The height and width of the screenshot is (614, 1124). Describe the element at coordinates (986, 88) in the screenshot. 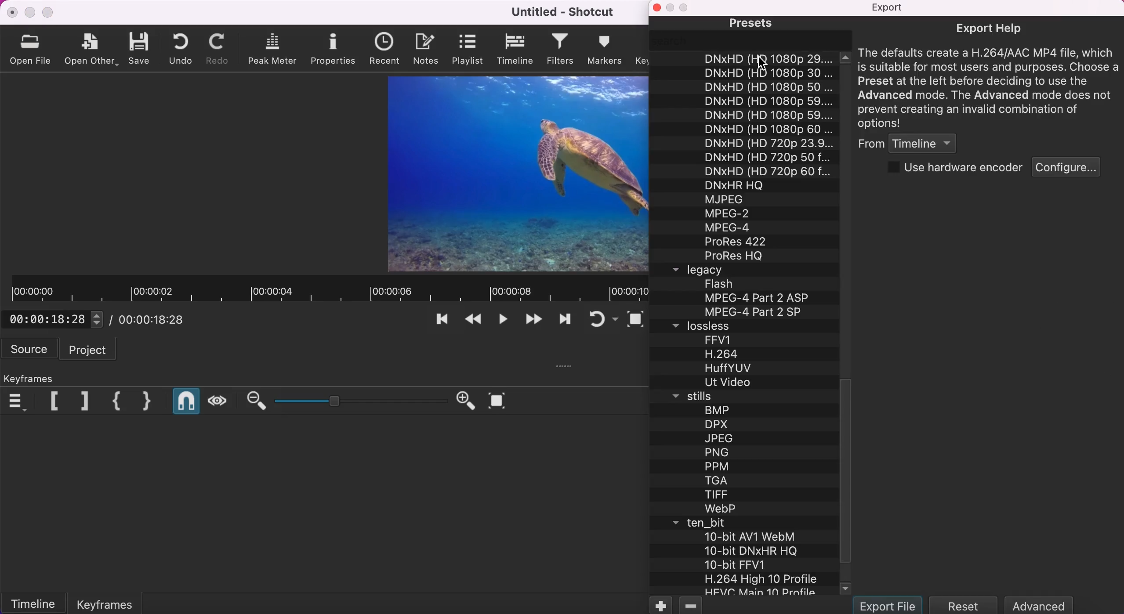

I see `The defaults create a H.264/AAC MP4 file, wich is suitable for most users and purposes. Choose a Preset at the left before deciding to use the Advanced mode. The Advanced mode does not prevent creating an invalid combination of options!` at that location.